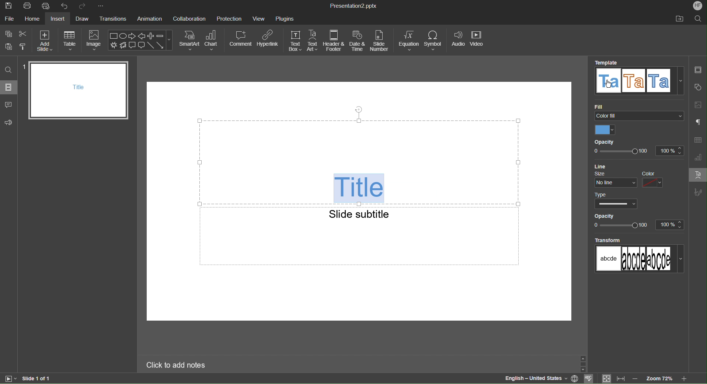 This screenshot has width=707, height=384. What do you see at coordinates (314, 41) in the screenshot?
I see `Text Art` at bounding box center [314, 41].